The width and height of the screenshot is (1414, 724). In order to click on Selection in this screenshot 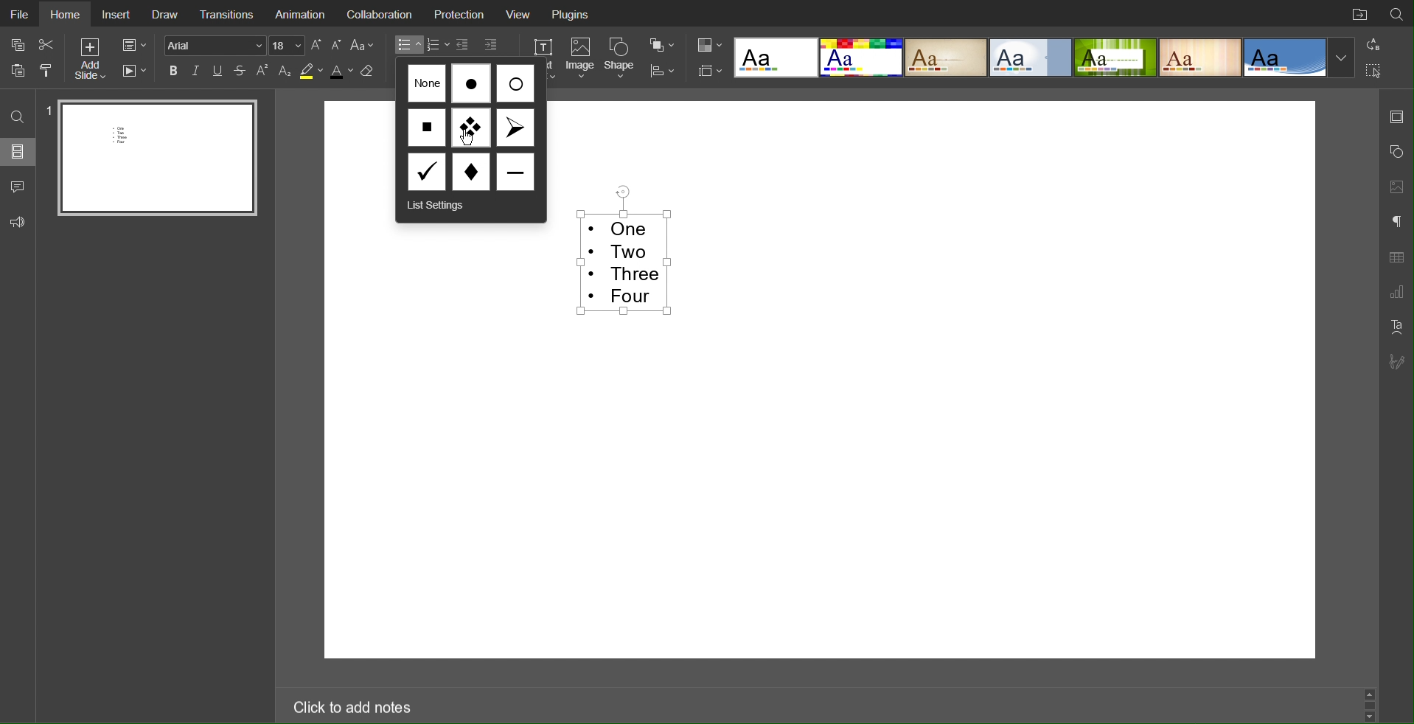, I will do `click(1372, 69)`.